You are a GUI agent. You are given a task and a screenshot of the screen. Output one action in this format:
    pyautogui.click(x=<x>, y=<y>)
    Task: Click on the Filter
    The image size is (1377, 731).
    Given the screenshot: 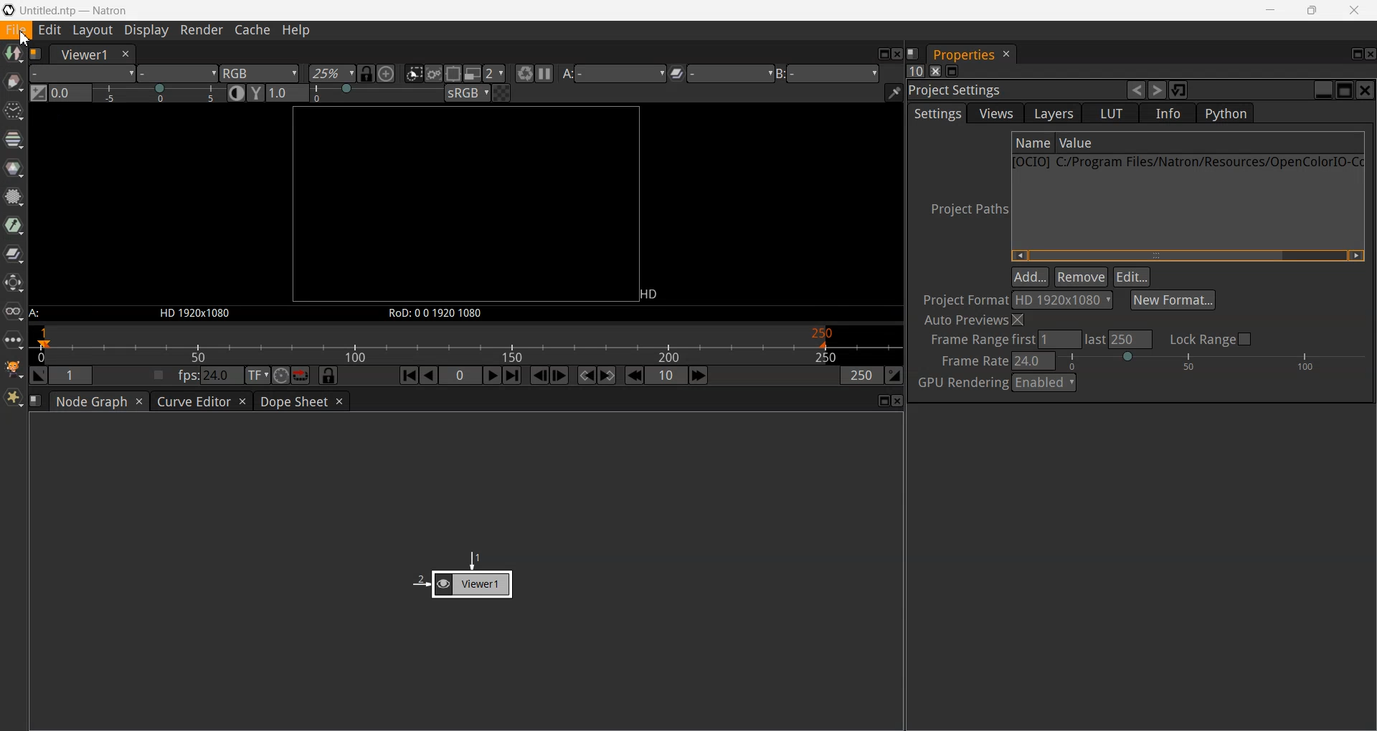 What is the action you would take?
    pyautogui.click(x=14, y=196)
    